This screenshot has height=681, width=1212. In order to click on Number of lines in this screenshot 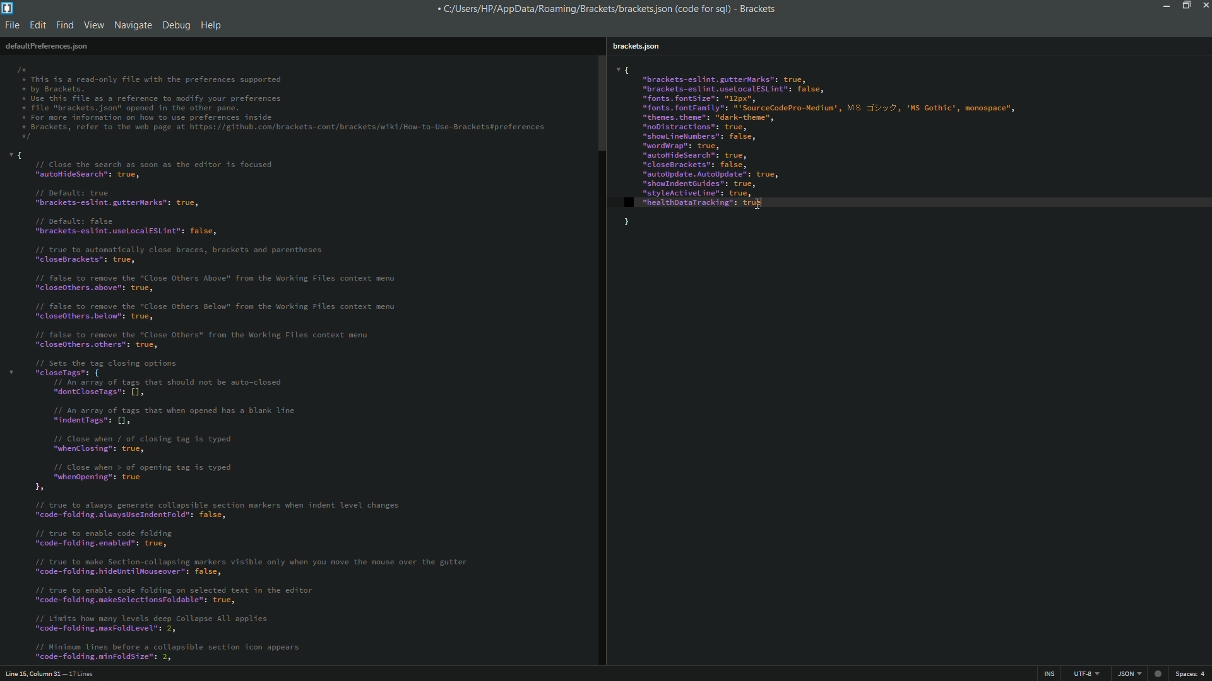, I will do `click(146, 673)`.